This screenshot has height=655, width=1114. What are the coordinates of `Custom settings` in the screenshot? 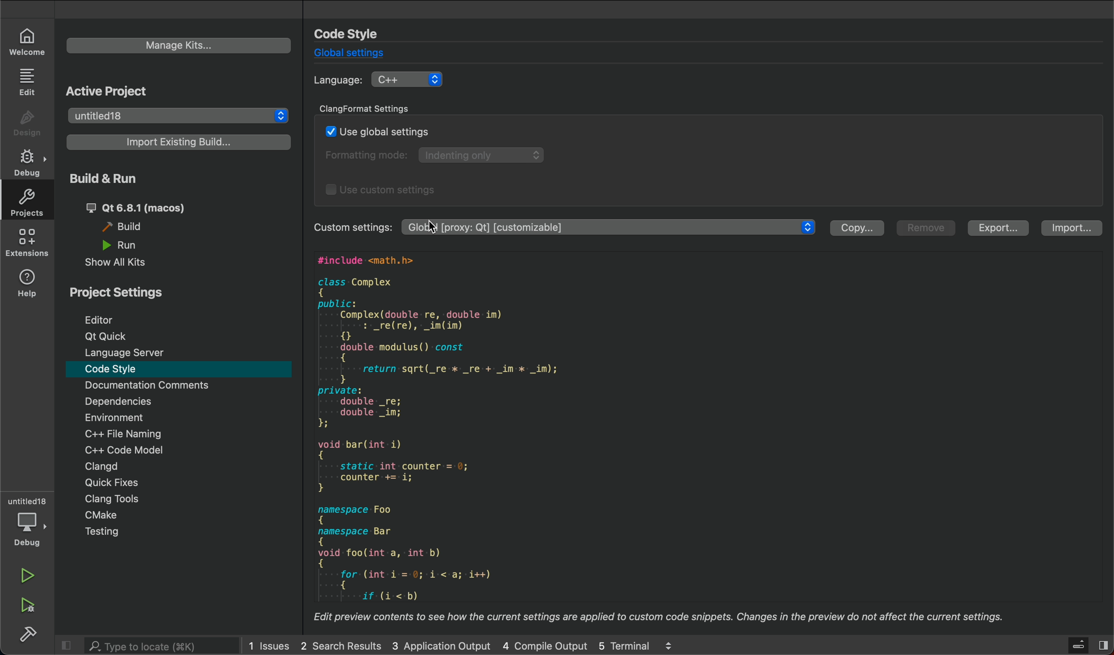 It's located at (354, 229).